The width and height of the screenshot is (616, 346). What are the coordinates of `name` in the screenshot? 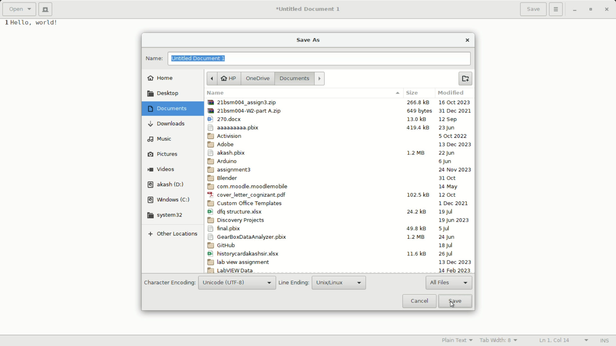 It's located at (153, 59).